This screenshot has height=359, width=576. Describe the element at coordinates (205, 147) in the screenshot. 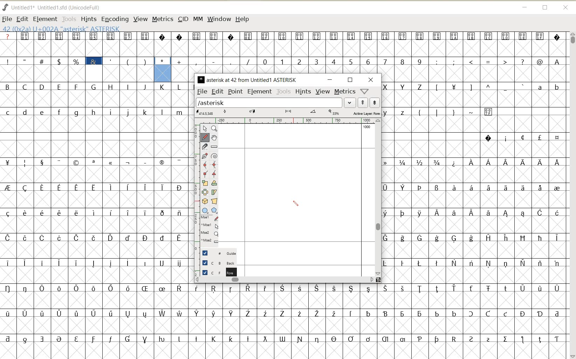

I see `cut splines in two` at that location.